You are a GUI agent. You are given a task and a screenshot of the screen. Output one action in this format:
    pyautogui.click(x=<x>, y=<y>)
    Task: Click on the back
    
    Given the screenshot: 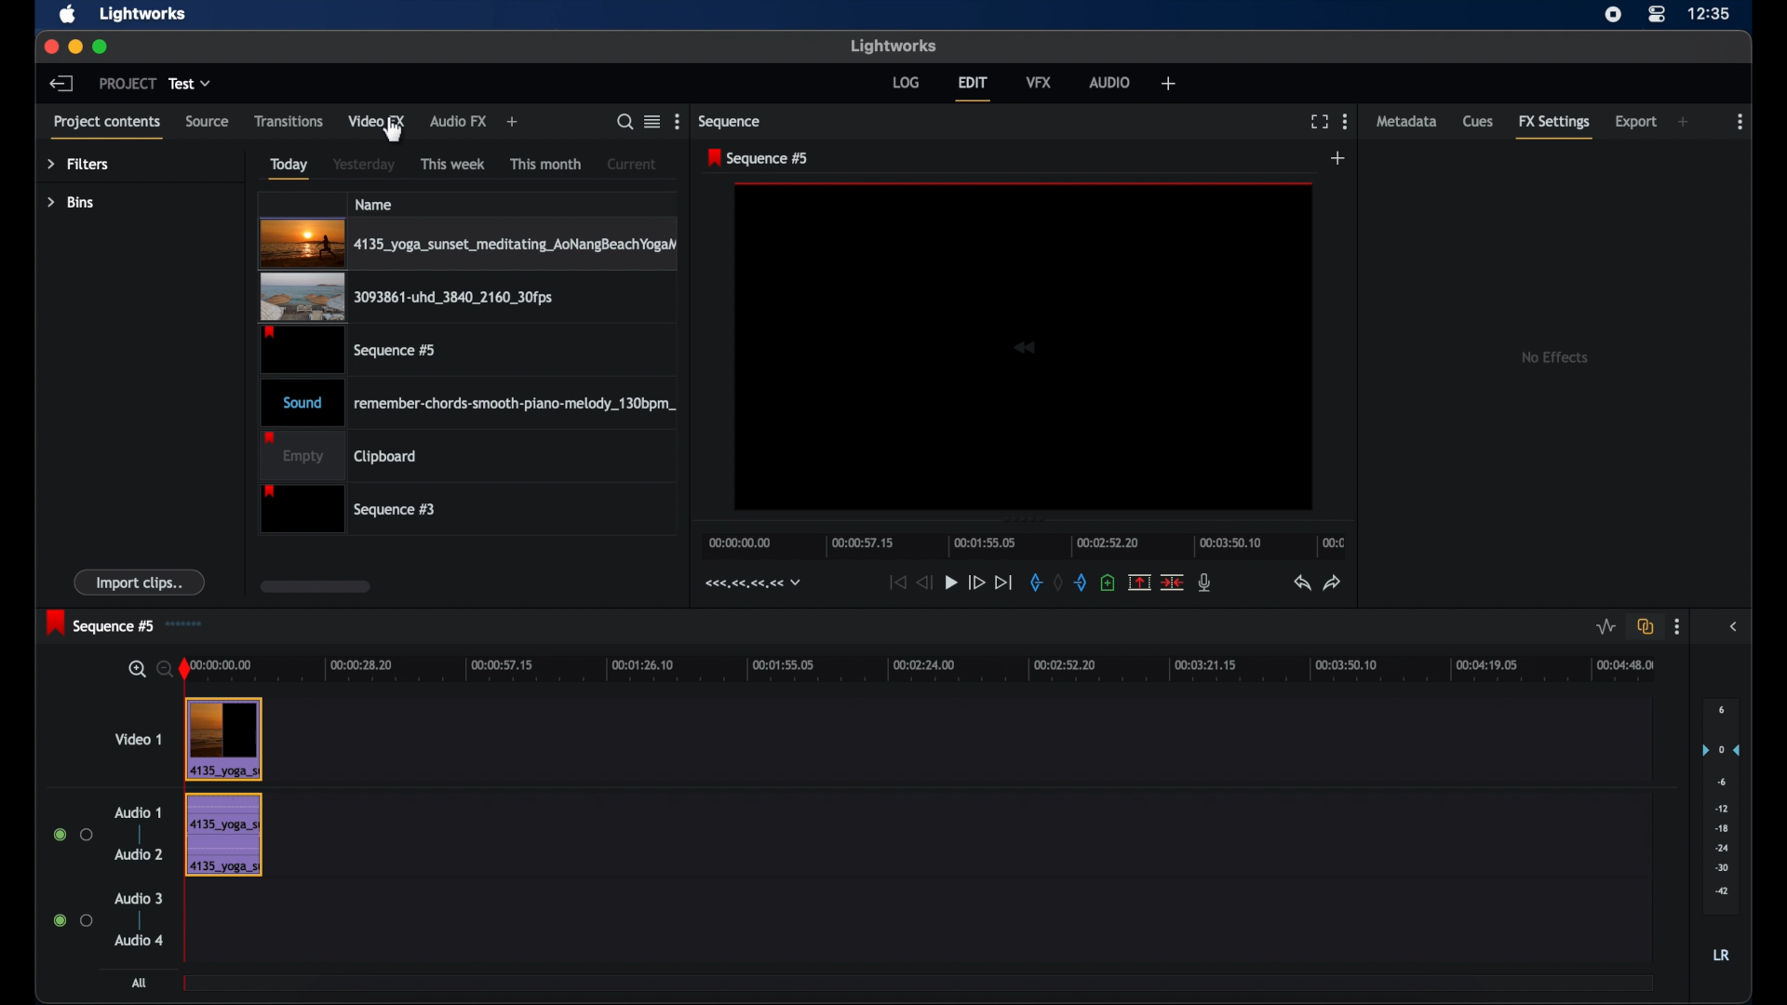 What is the action you would take?
    pyautogui.click(x=62, y=84)
    